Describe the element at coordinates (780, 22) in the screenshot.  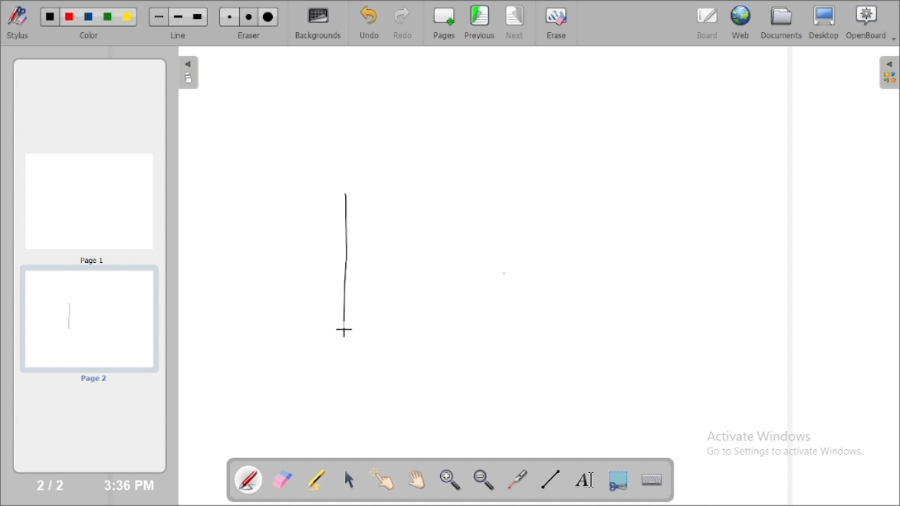
I see `documents` at that location.